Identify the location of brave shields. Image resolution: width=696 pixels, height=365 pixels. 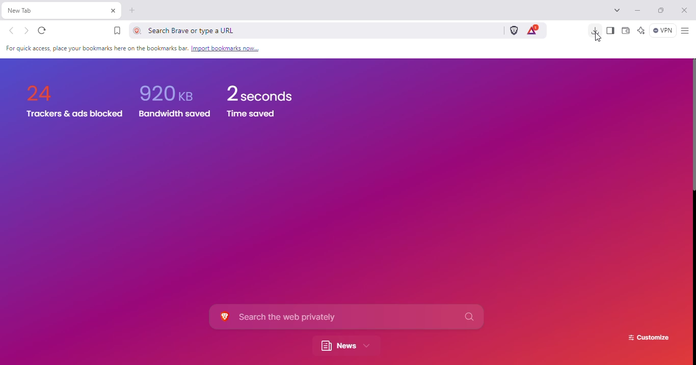
(514, 30).